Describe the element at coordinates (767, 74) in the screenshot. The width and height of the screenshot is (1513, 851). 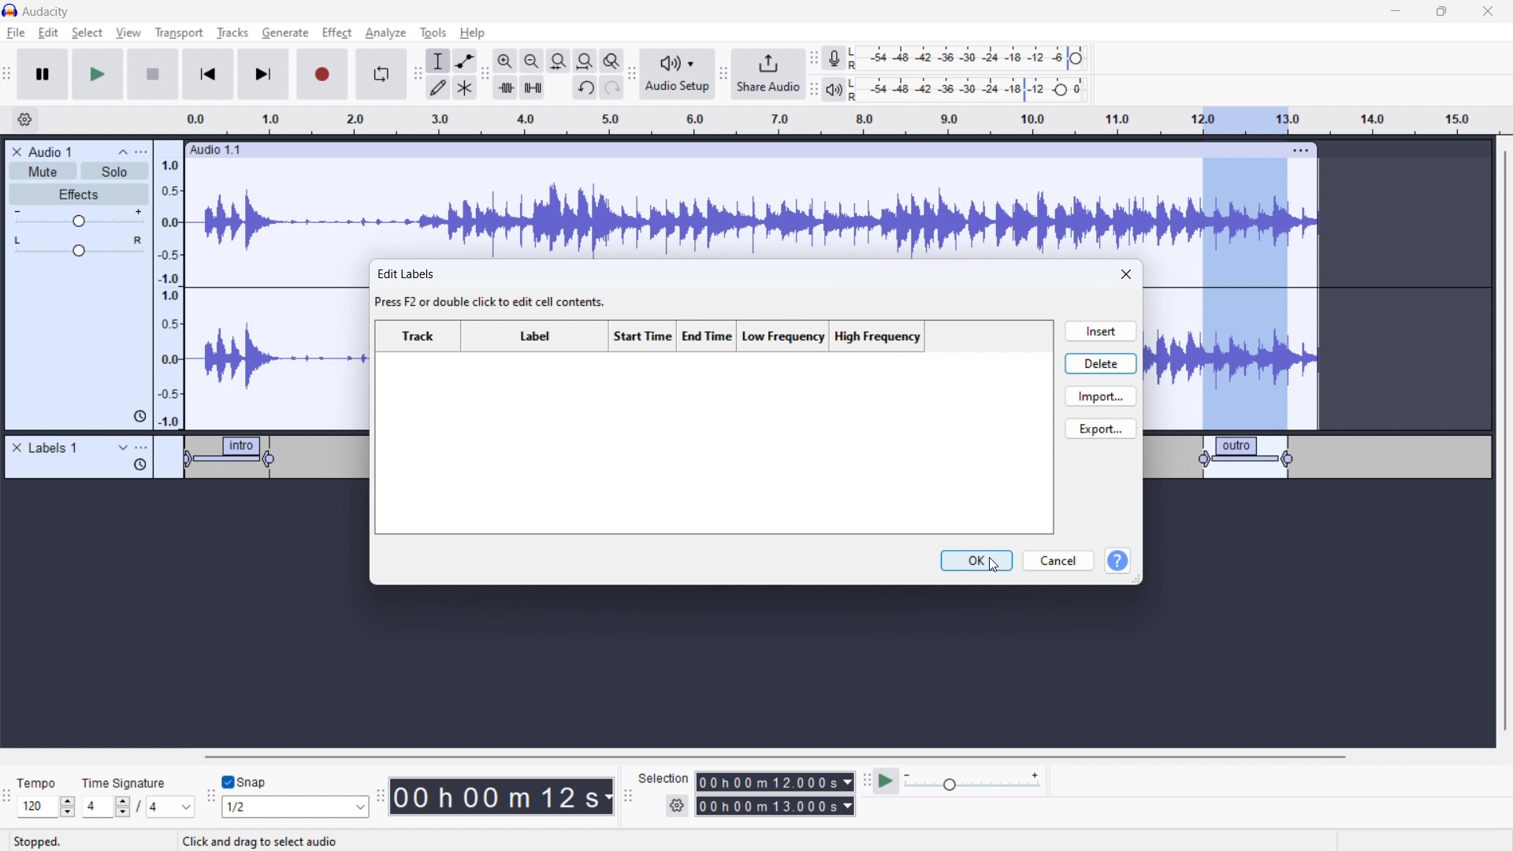
I see `share audio` at that location.